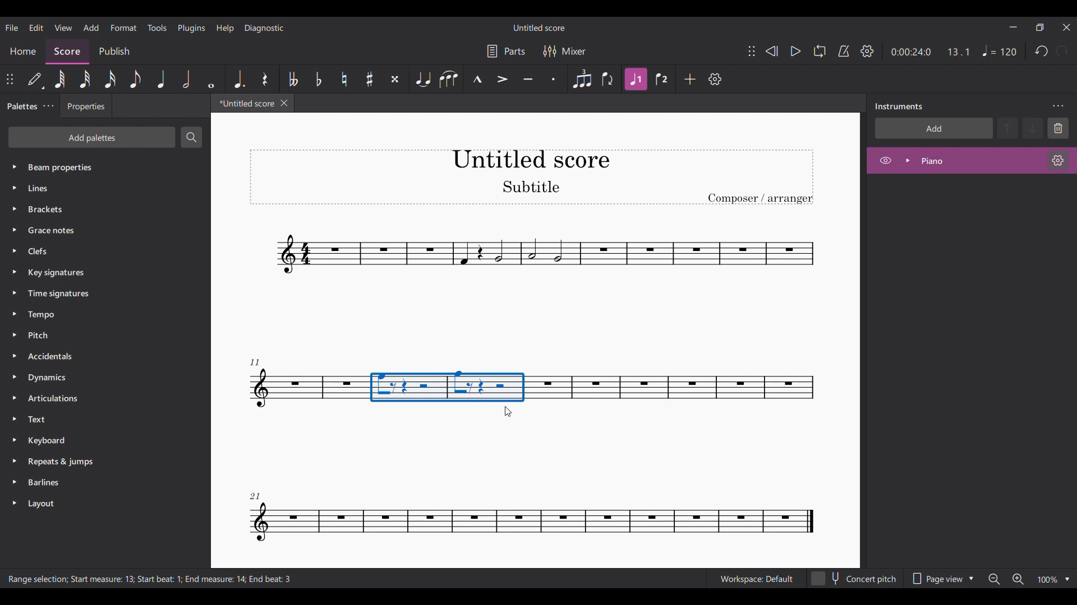 The image size is (1077, 605). I want to click on Plugins menu, so click(191, 29).